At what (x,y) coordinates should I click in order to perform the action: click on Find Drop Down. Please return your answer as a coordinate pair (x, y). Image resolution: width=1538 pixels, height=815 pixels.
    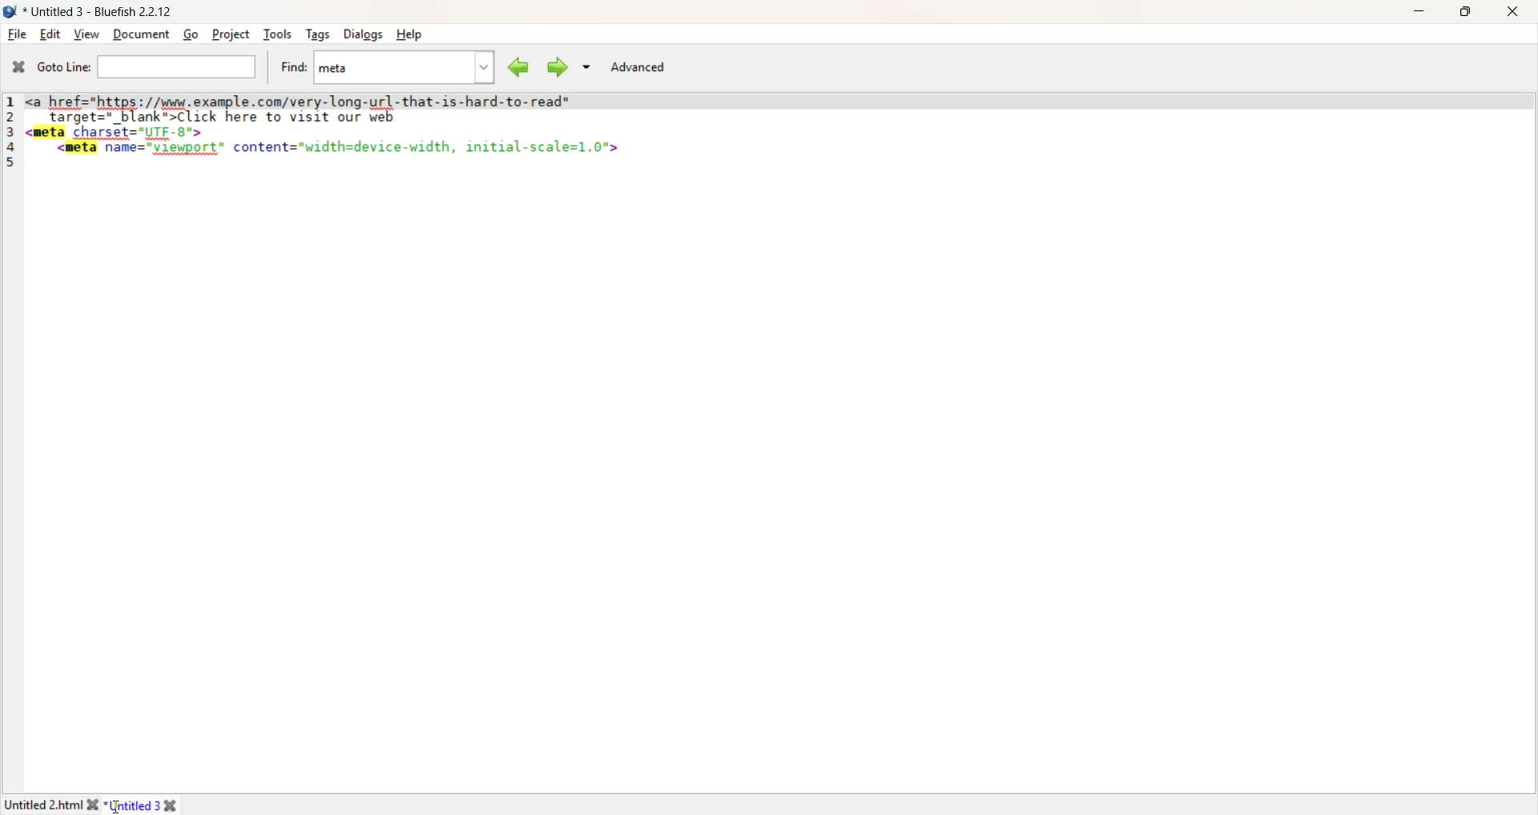
    Looking at the image, I should click on (481, 68).